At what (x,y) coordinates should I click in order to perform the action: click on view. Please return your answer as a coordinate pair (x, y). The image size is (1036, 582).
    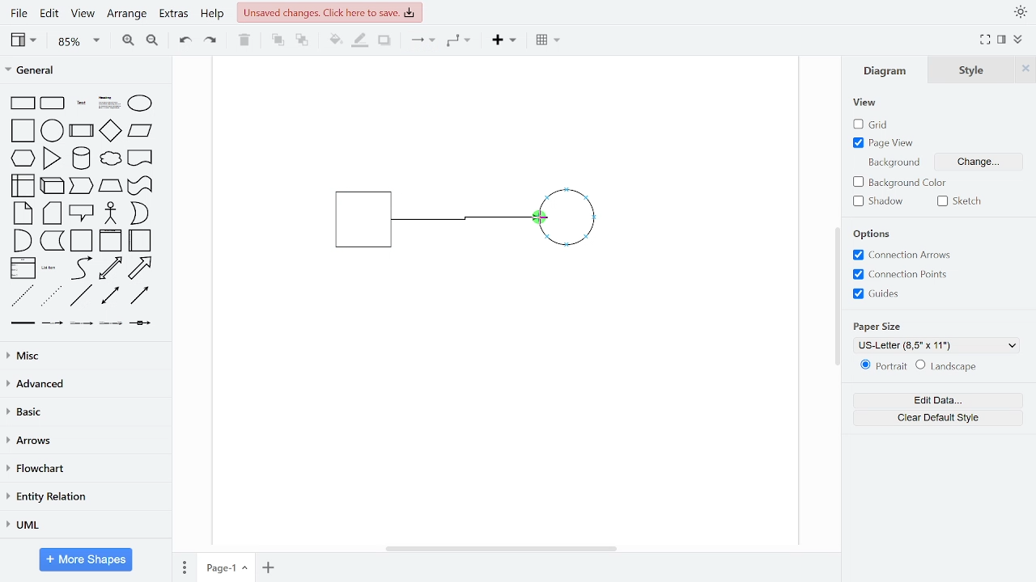
    Looking at the image, I should click on (866, 103).